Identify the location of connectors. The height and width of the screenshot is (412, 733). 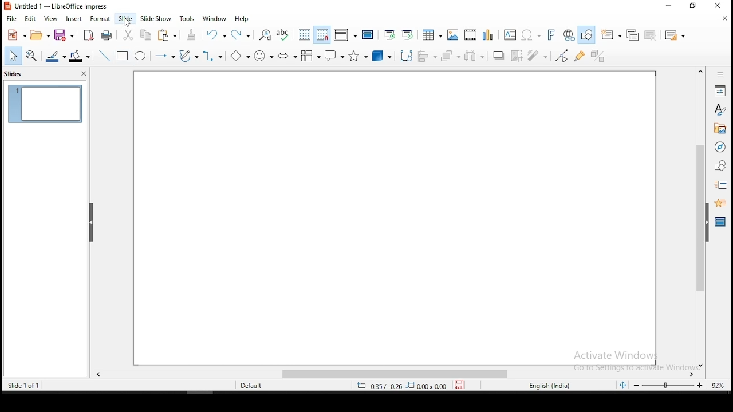
(213, 55).